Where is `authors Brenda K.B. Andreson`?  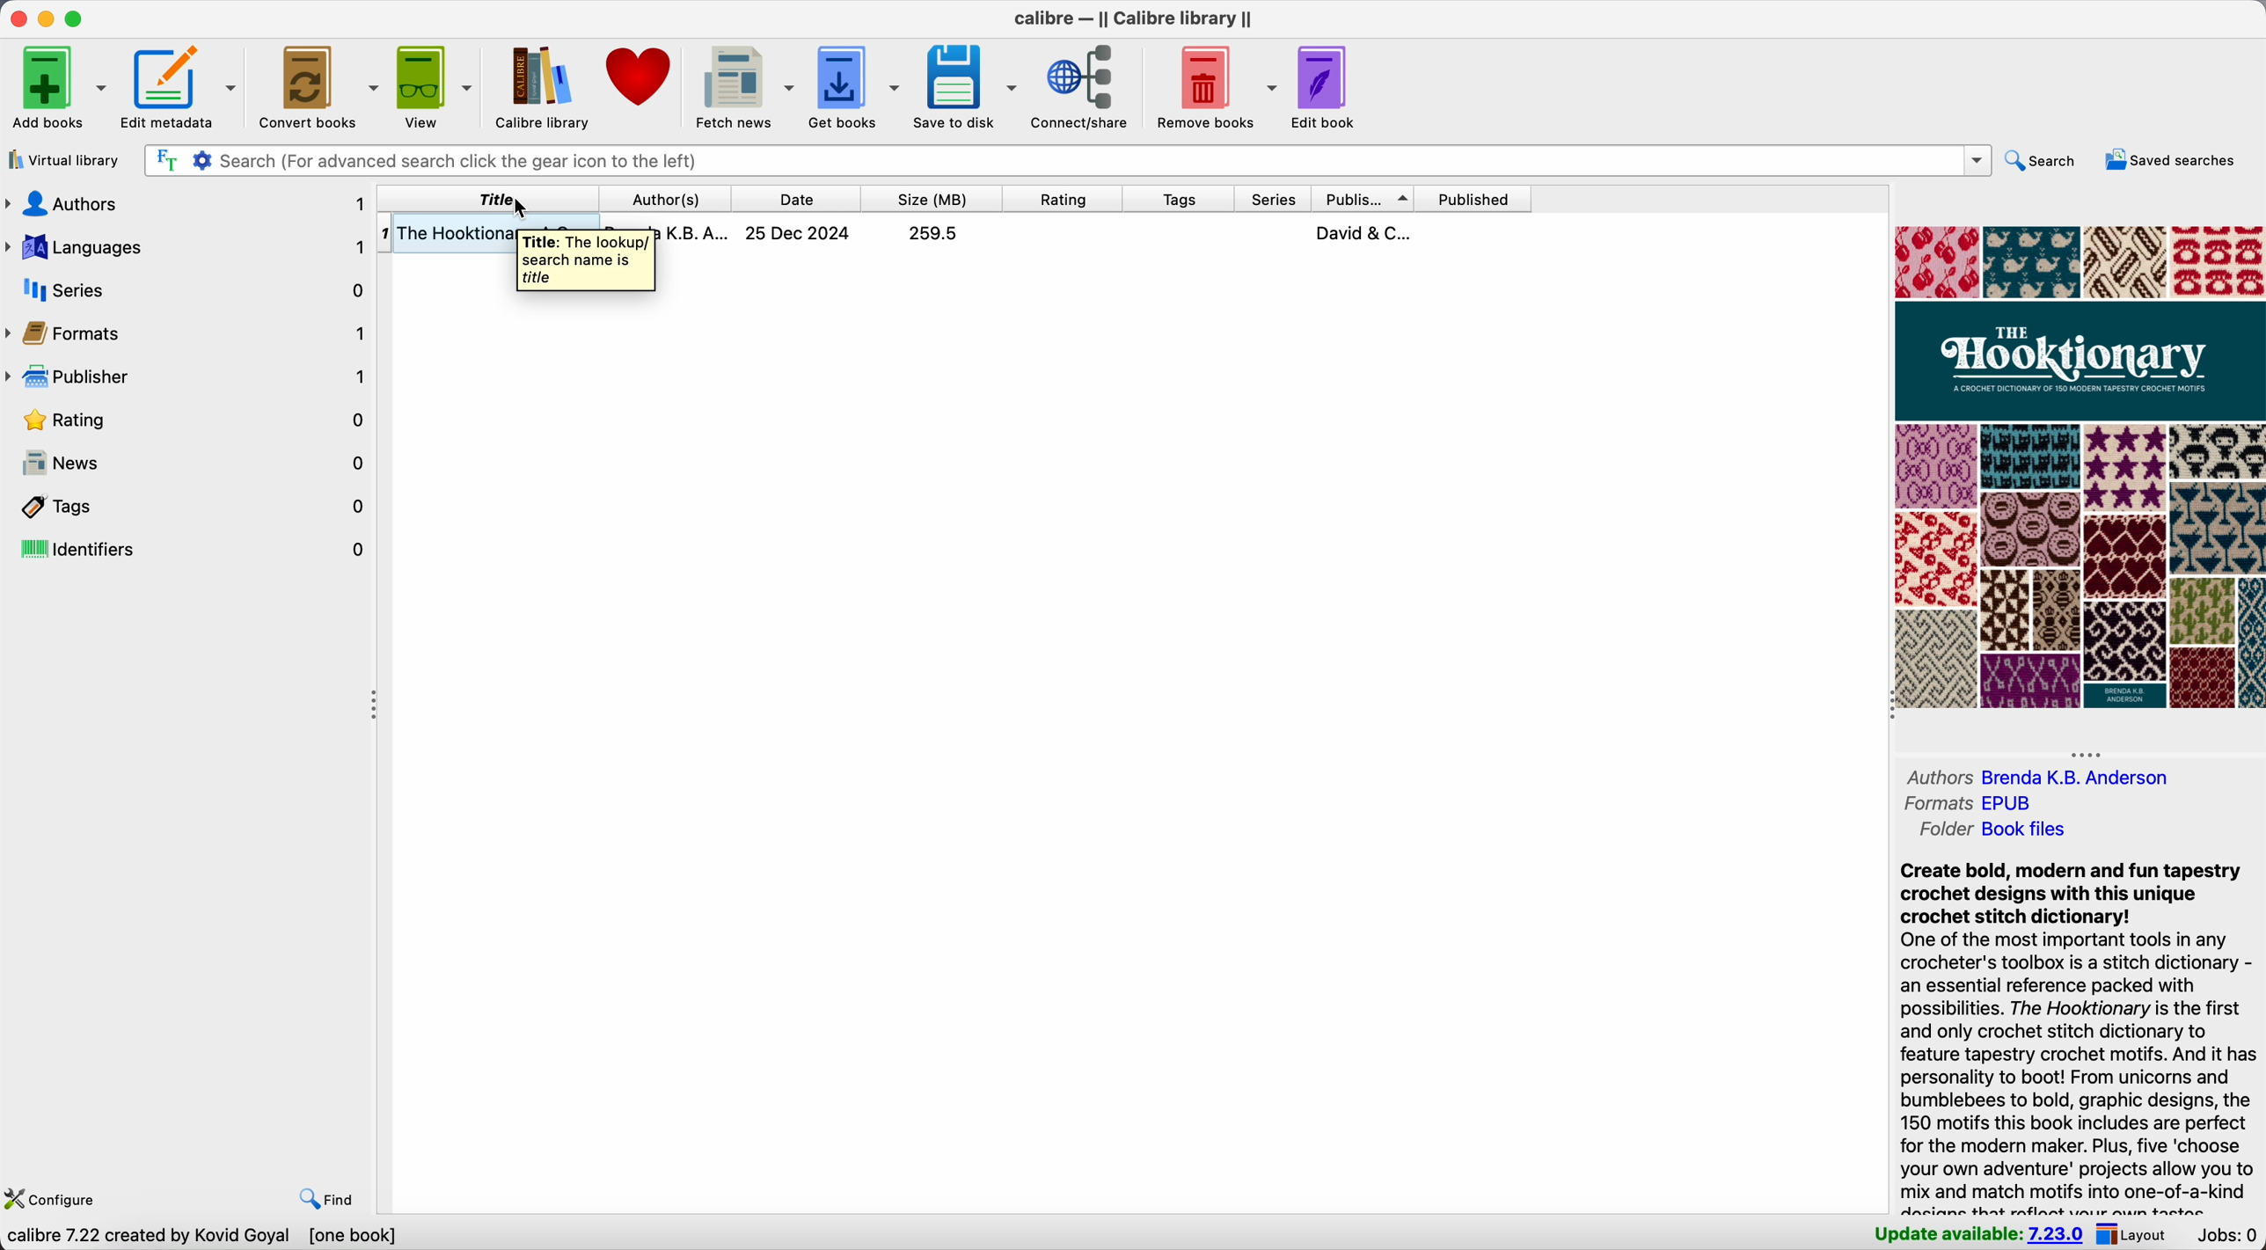 authors Brenda K.B. Andreson is located at coordinates (2038, 776).